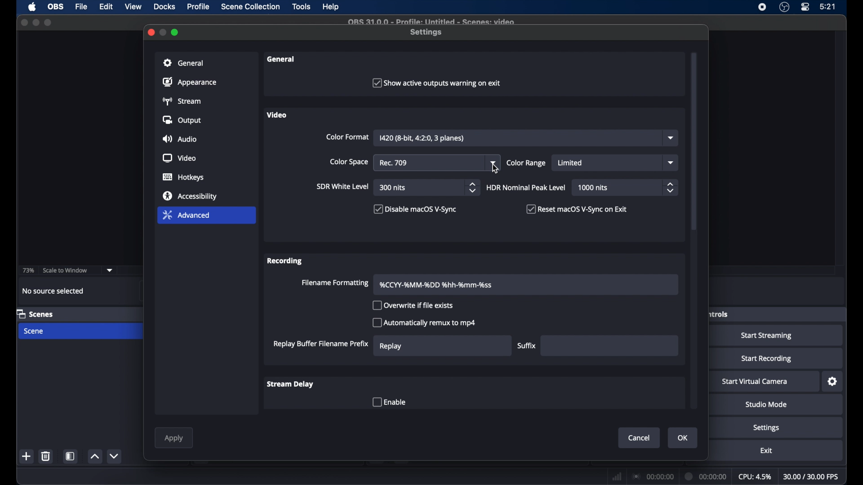 The image size is (863, 485). Describe the element at coordinates (394, 163) in the screenshot. I see `rec 709` at that location.